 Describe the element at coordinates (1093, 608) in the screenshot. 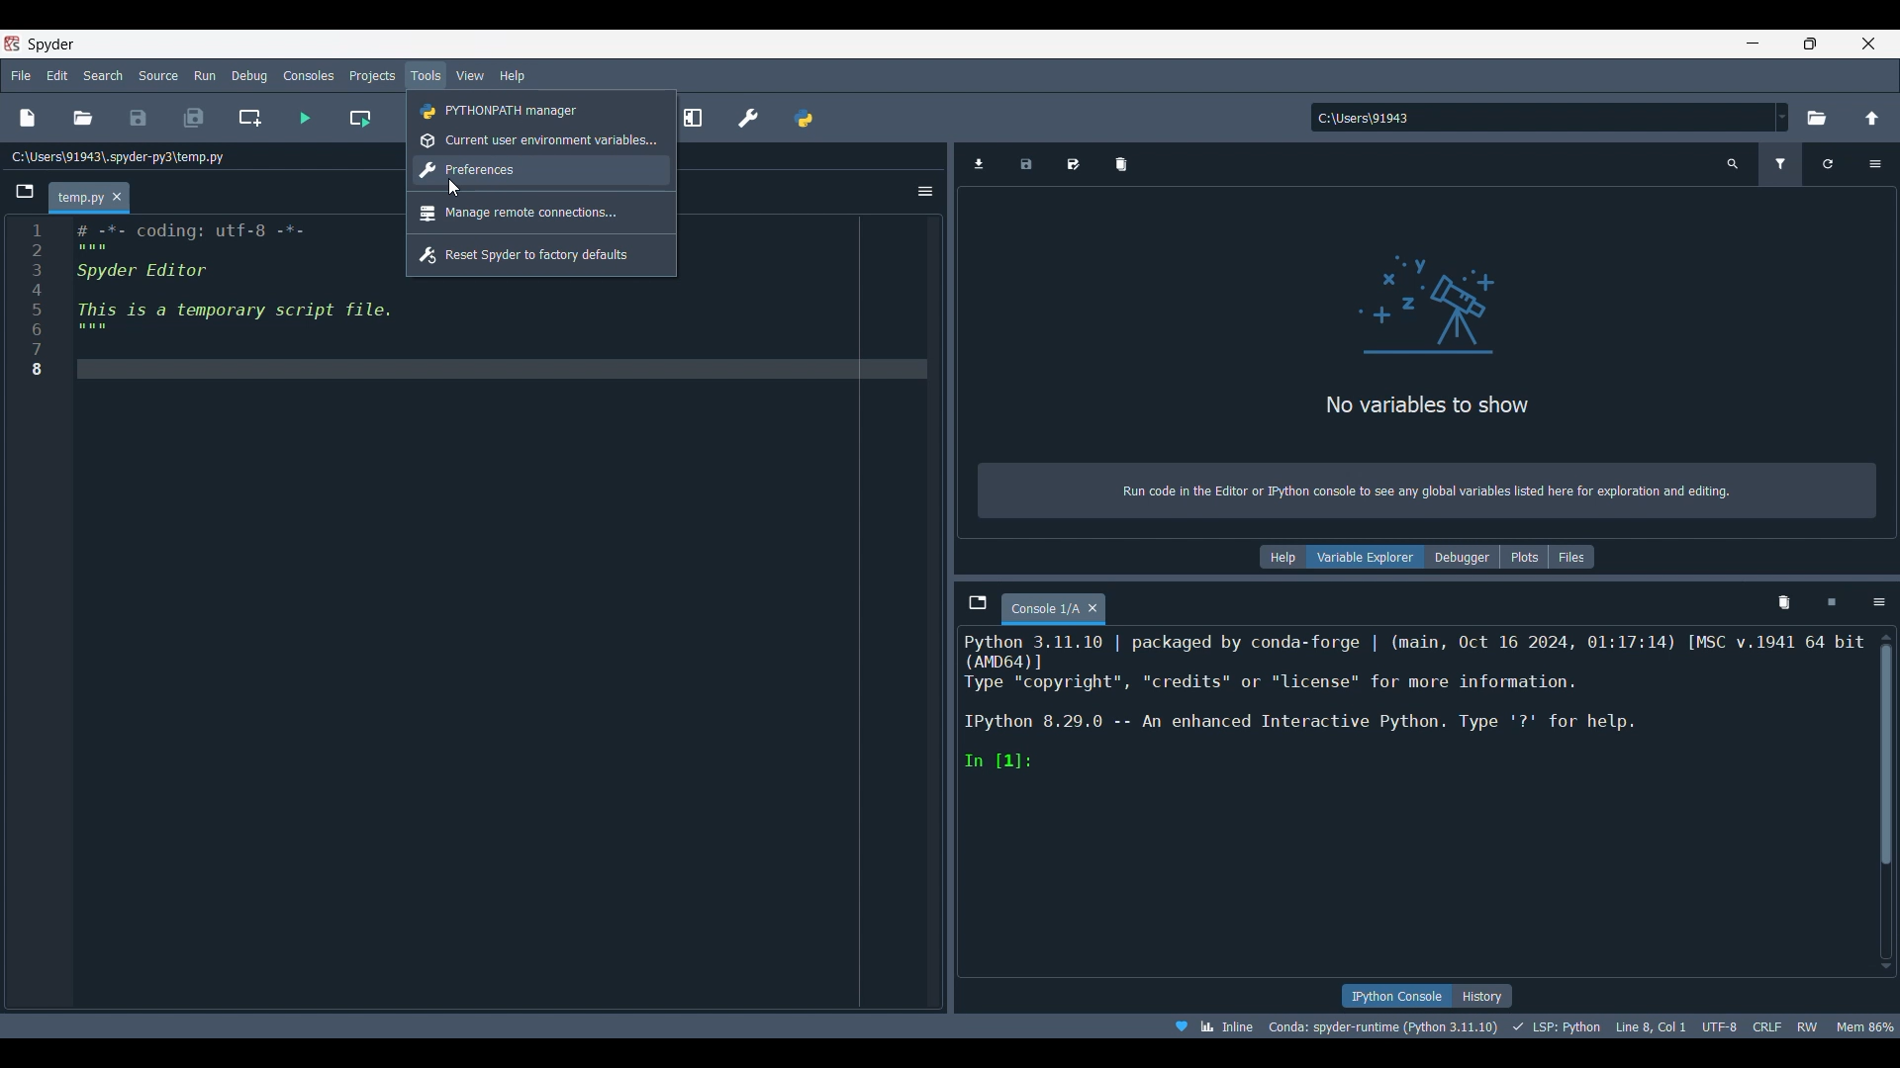

I see `Close tab` at that location.